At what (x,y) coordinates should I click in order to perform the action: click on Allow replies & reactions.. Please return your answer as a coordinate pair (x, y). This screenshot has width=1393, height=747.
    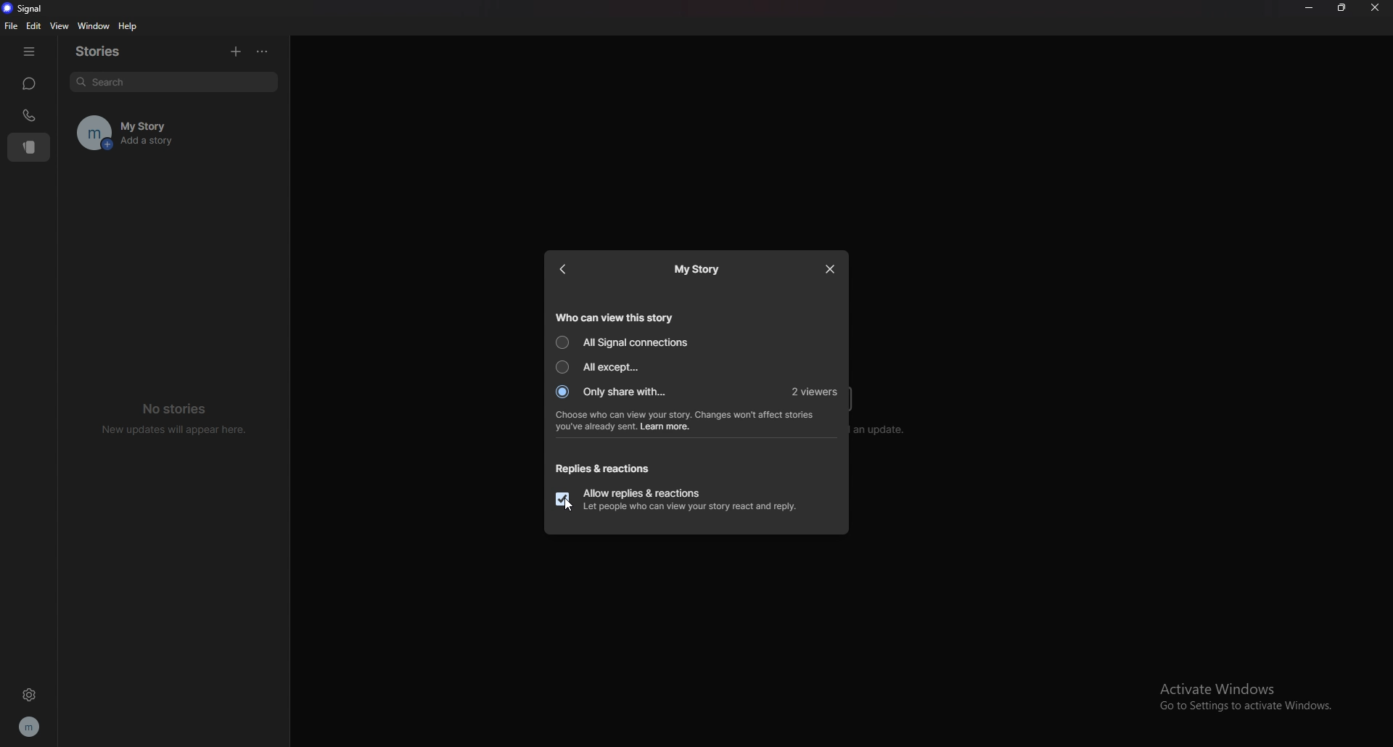
    Looking at the image, I should click on (643, 490).